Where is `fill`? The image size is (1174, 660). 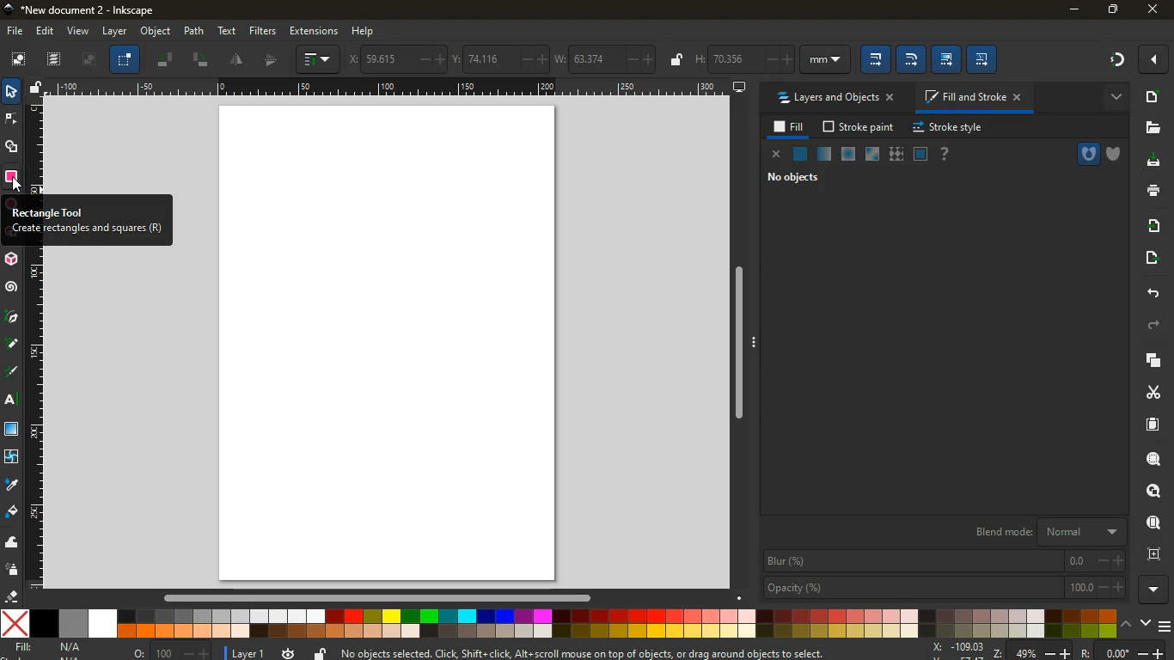
fill is located at coordinates (55, 648).